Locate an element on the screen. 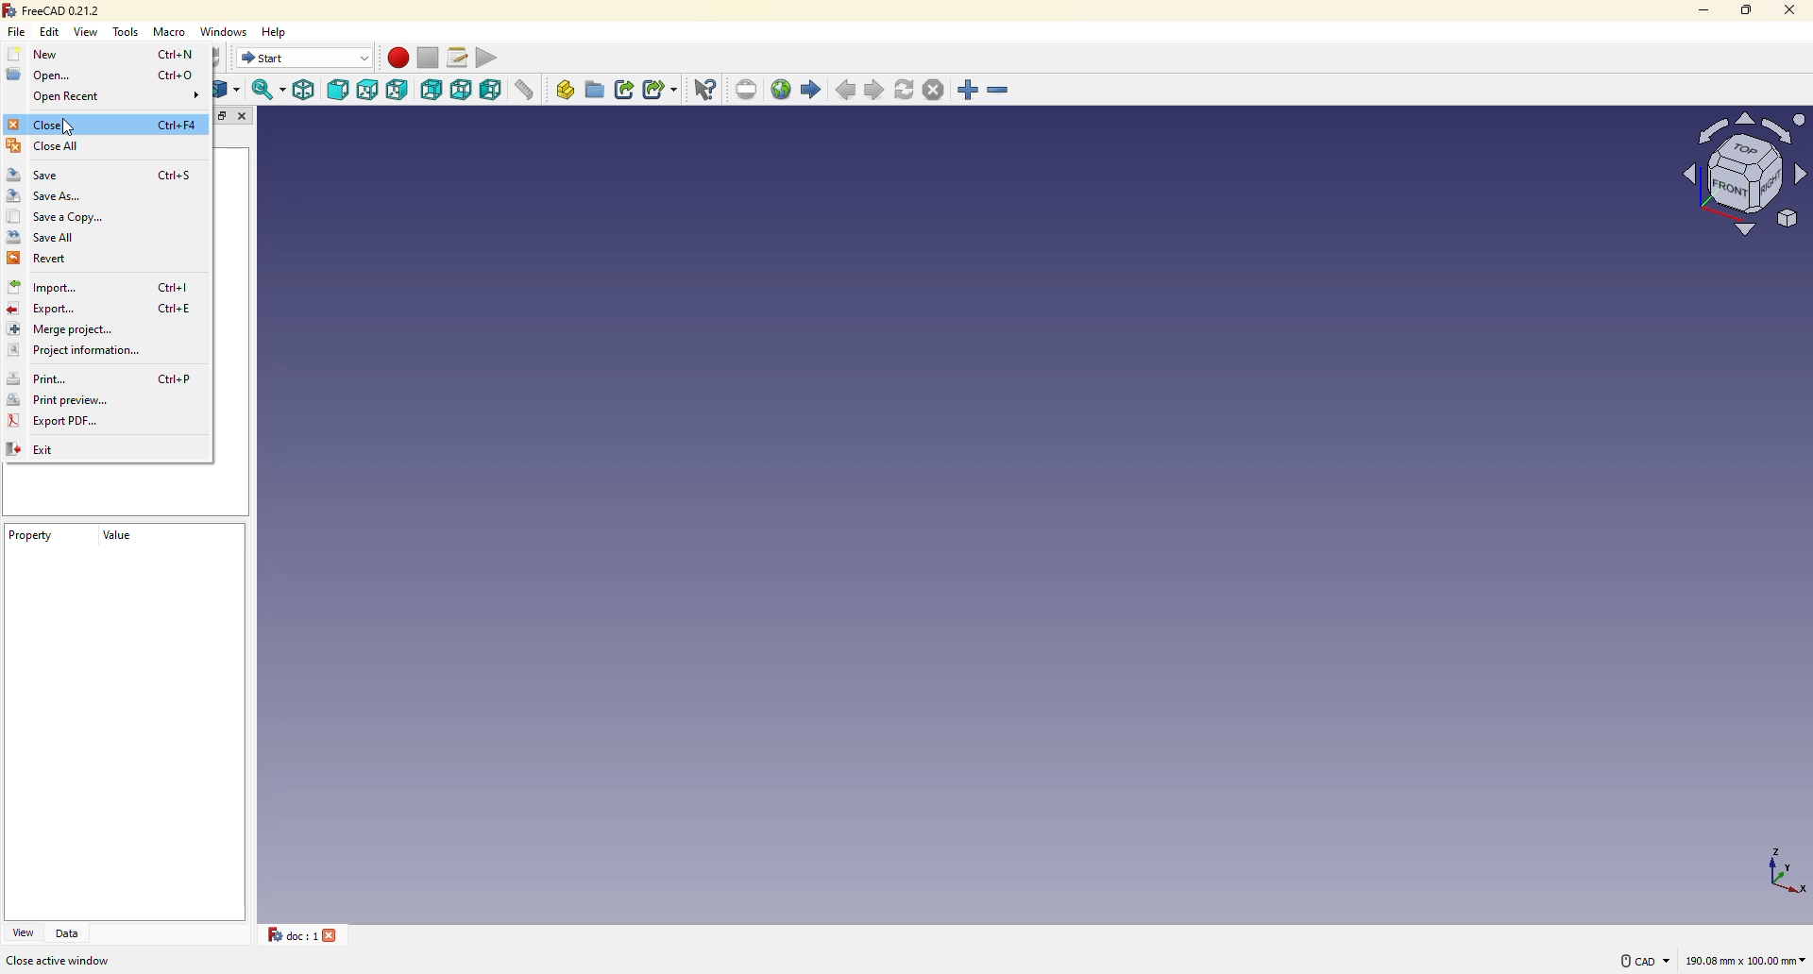 This screenshot has height=974, width=1813. view is located at coordinates (88, 31).